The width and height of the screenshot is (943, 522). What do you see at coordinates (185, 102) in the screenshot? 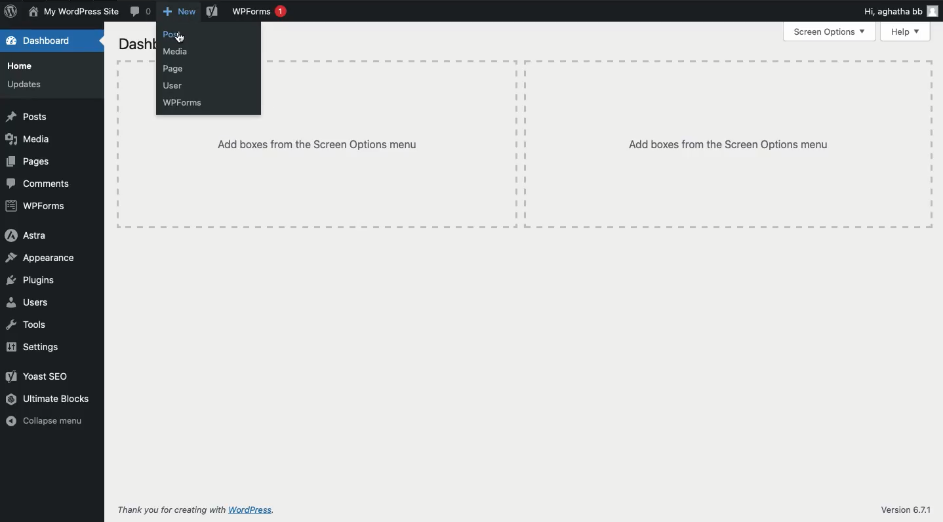
I see `WPForms` at bounding box center [185, 102].